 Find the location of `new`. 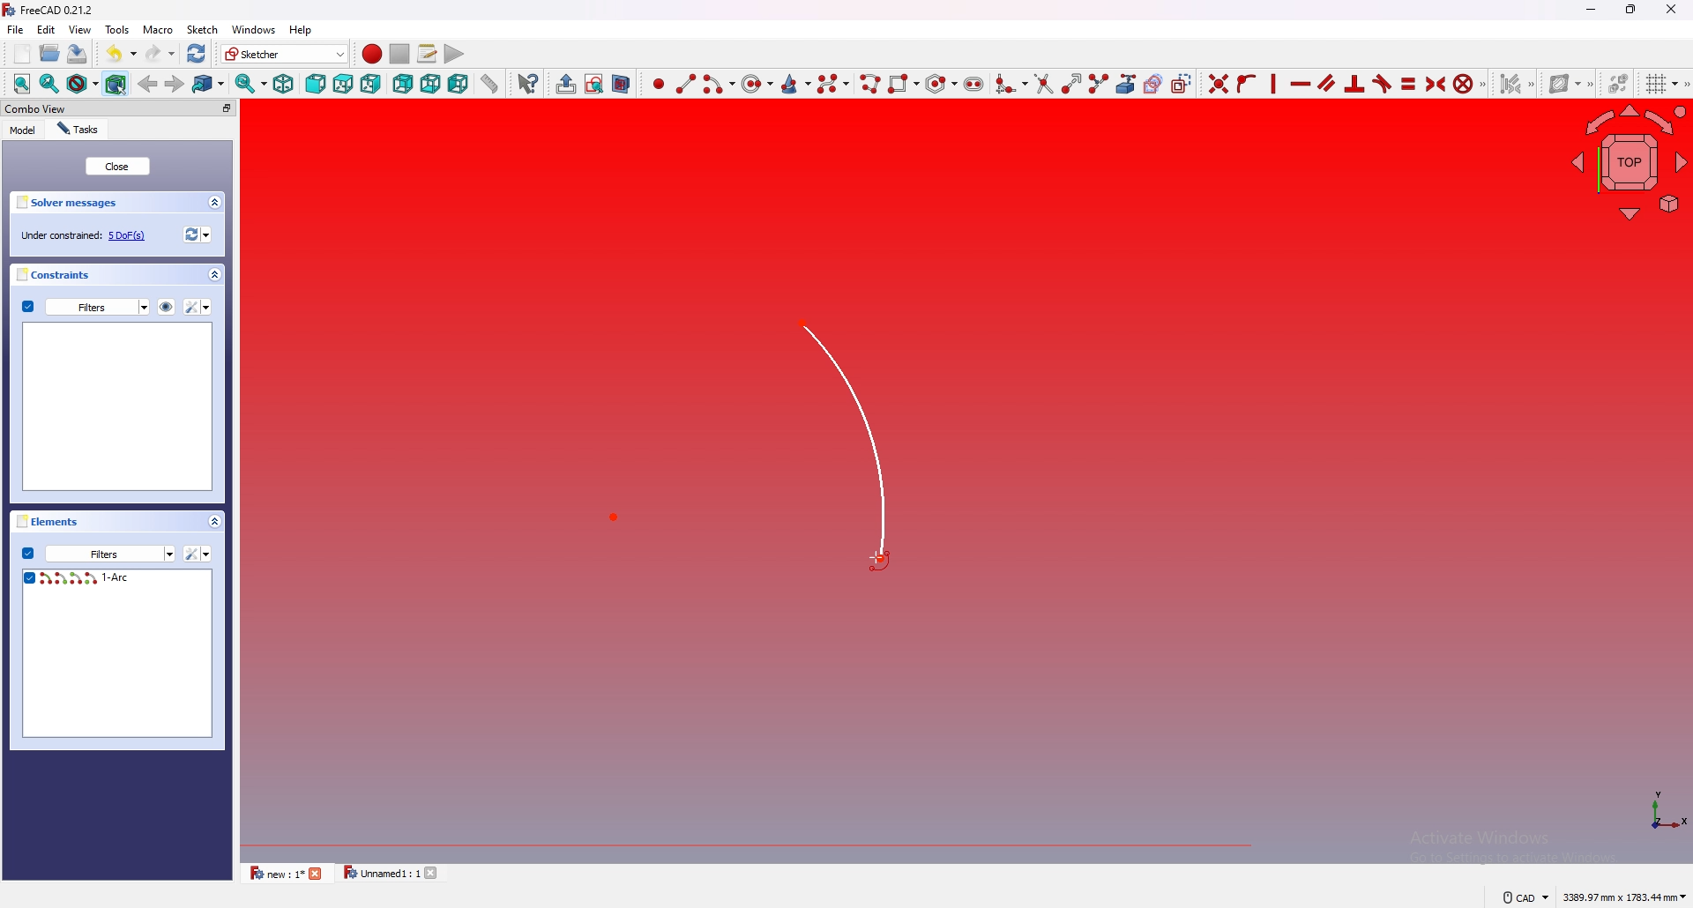

new is located at coordinates (20, 54).